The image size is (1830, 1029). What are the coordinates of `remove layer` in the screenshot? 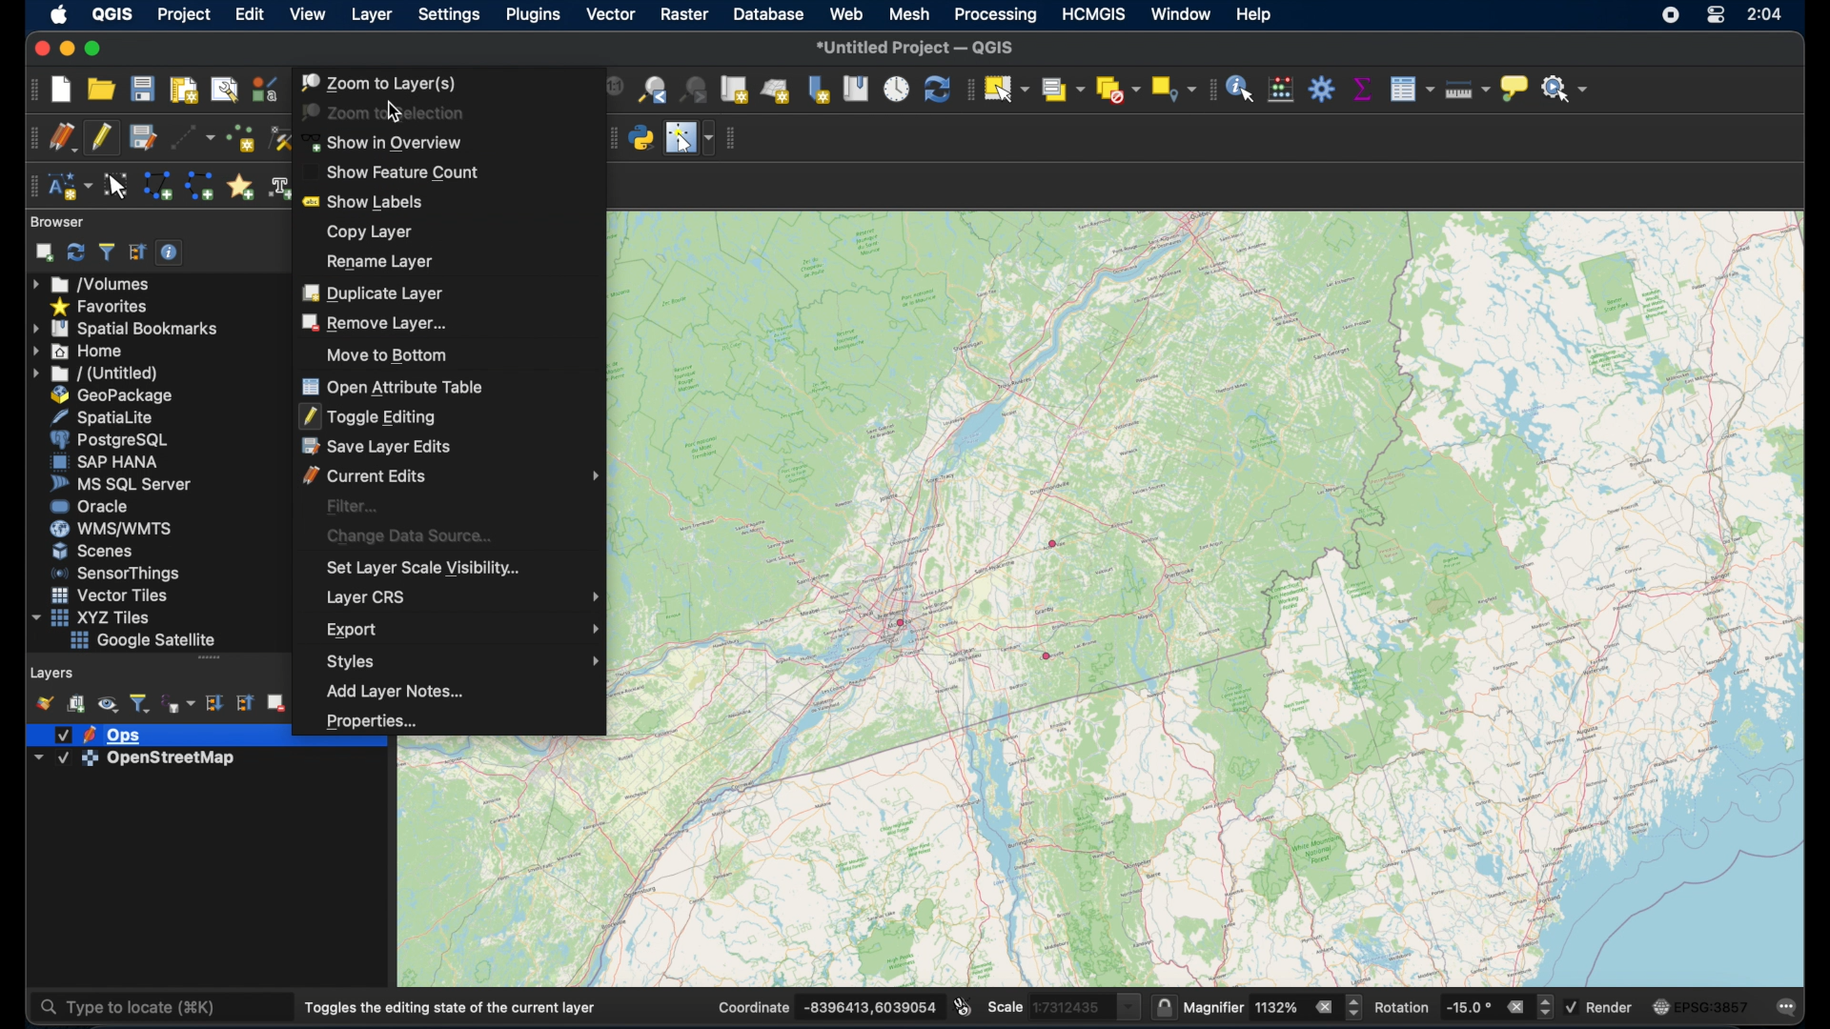 It's located at (375, 322).